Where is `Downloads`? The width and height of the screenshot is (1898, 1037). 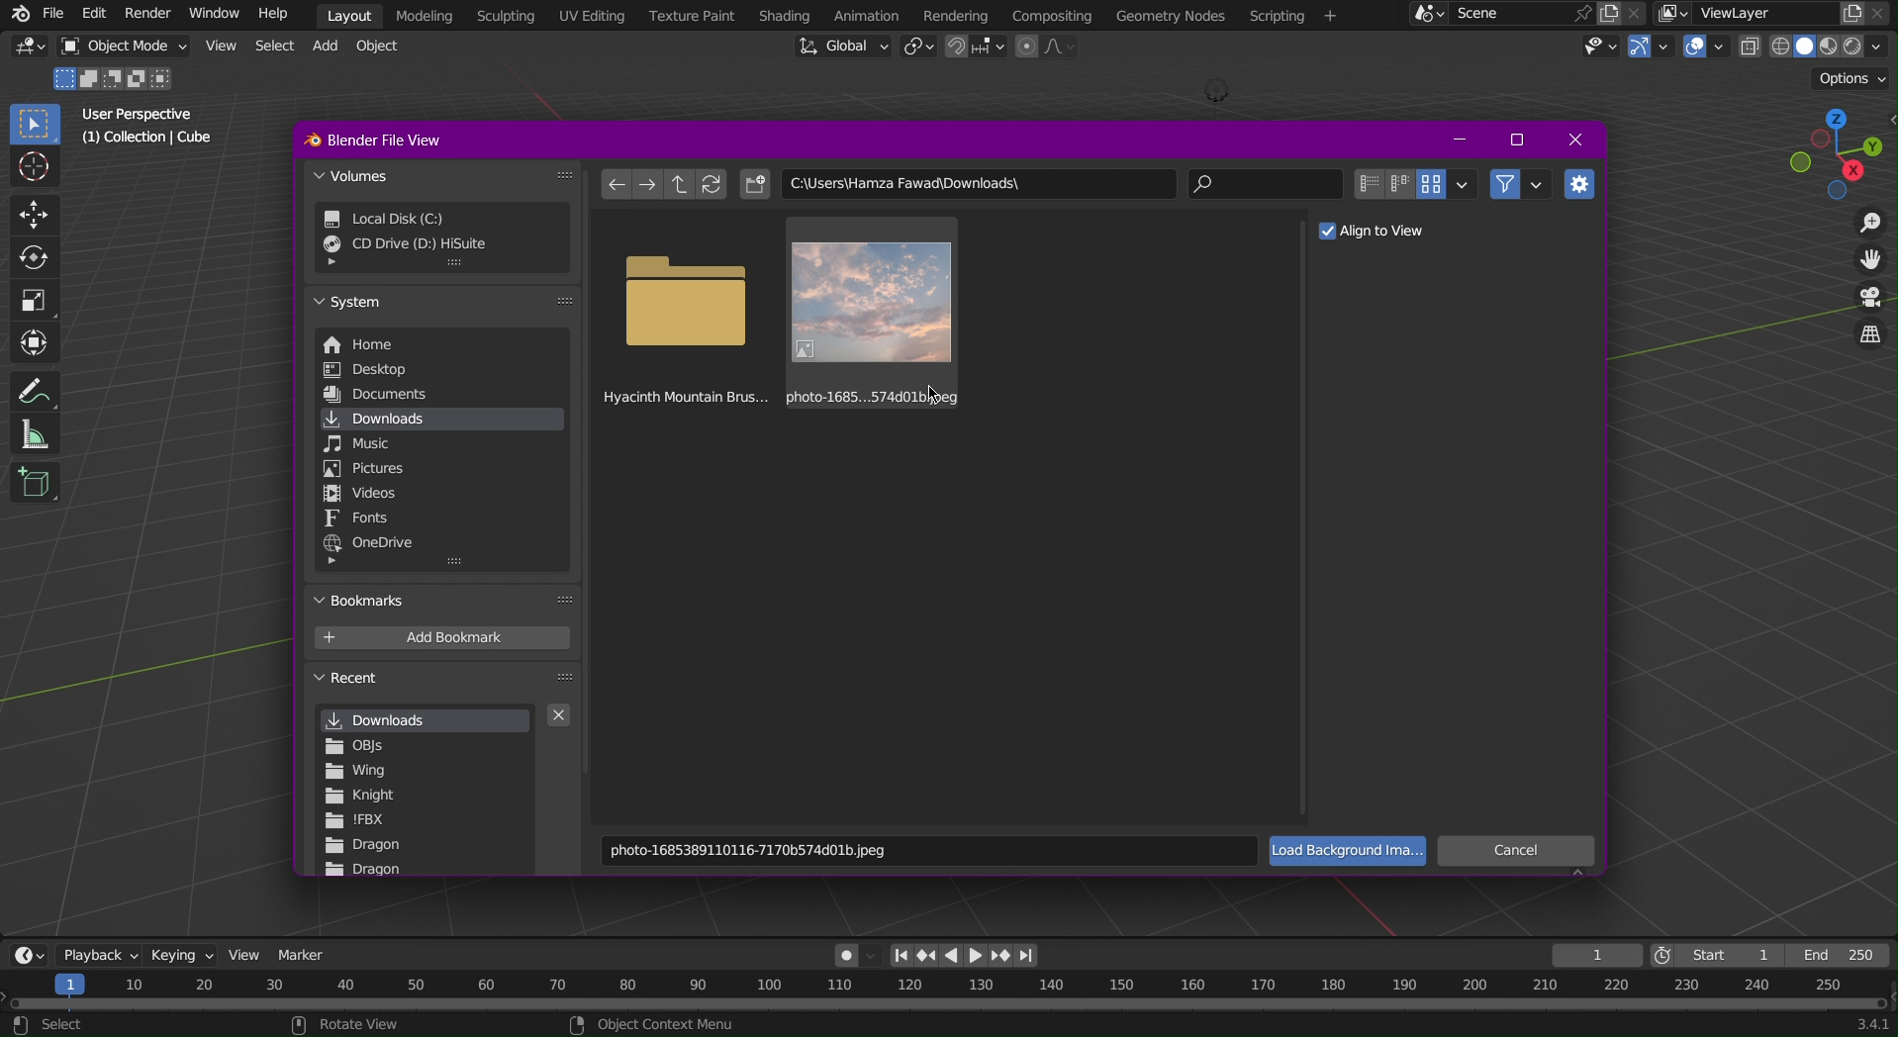 Downloads is located at coordinates (423, 722).